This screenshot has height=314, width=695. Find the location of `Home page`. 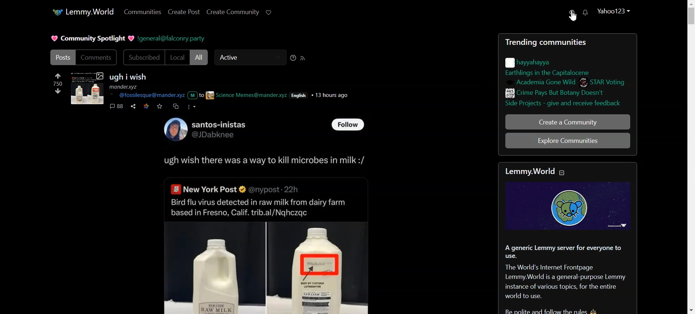

Home page is located at coordinates (82, 12).